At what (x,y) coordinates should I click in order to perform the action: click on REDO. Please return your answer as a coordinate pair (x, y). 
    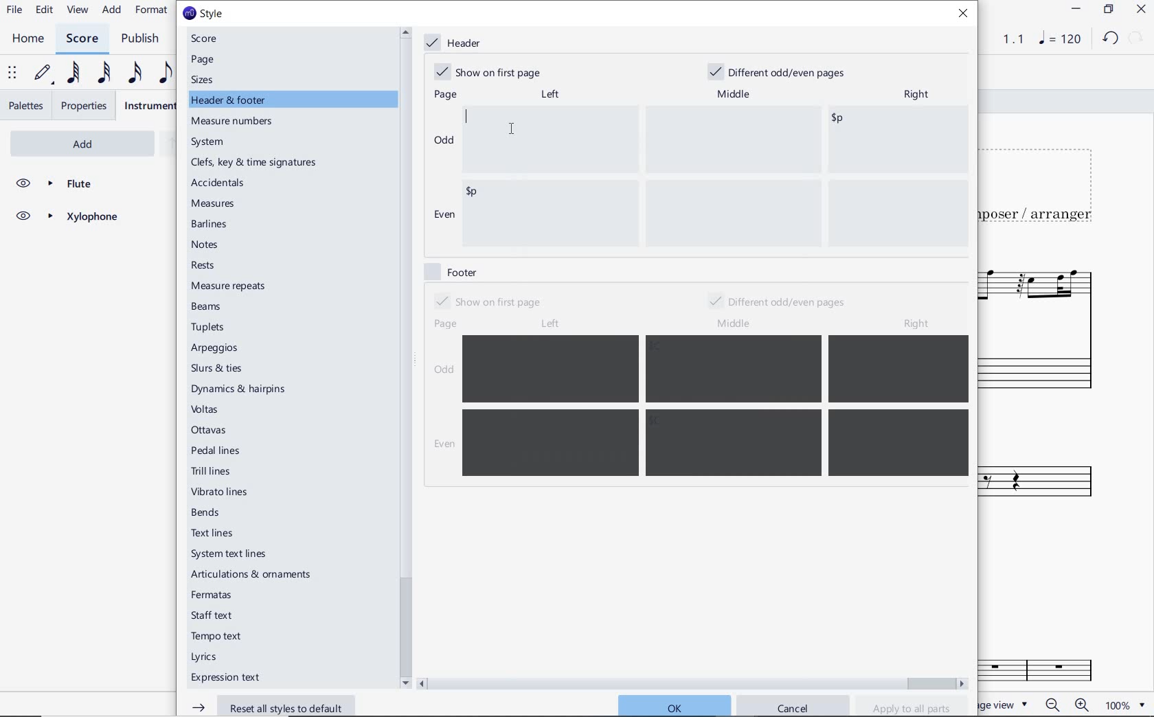
    Looking at the image, I should click on (1136, 38).